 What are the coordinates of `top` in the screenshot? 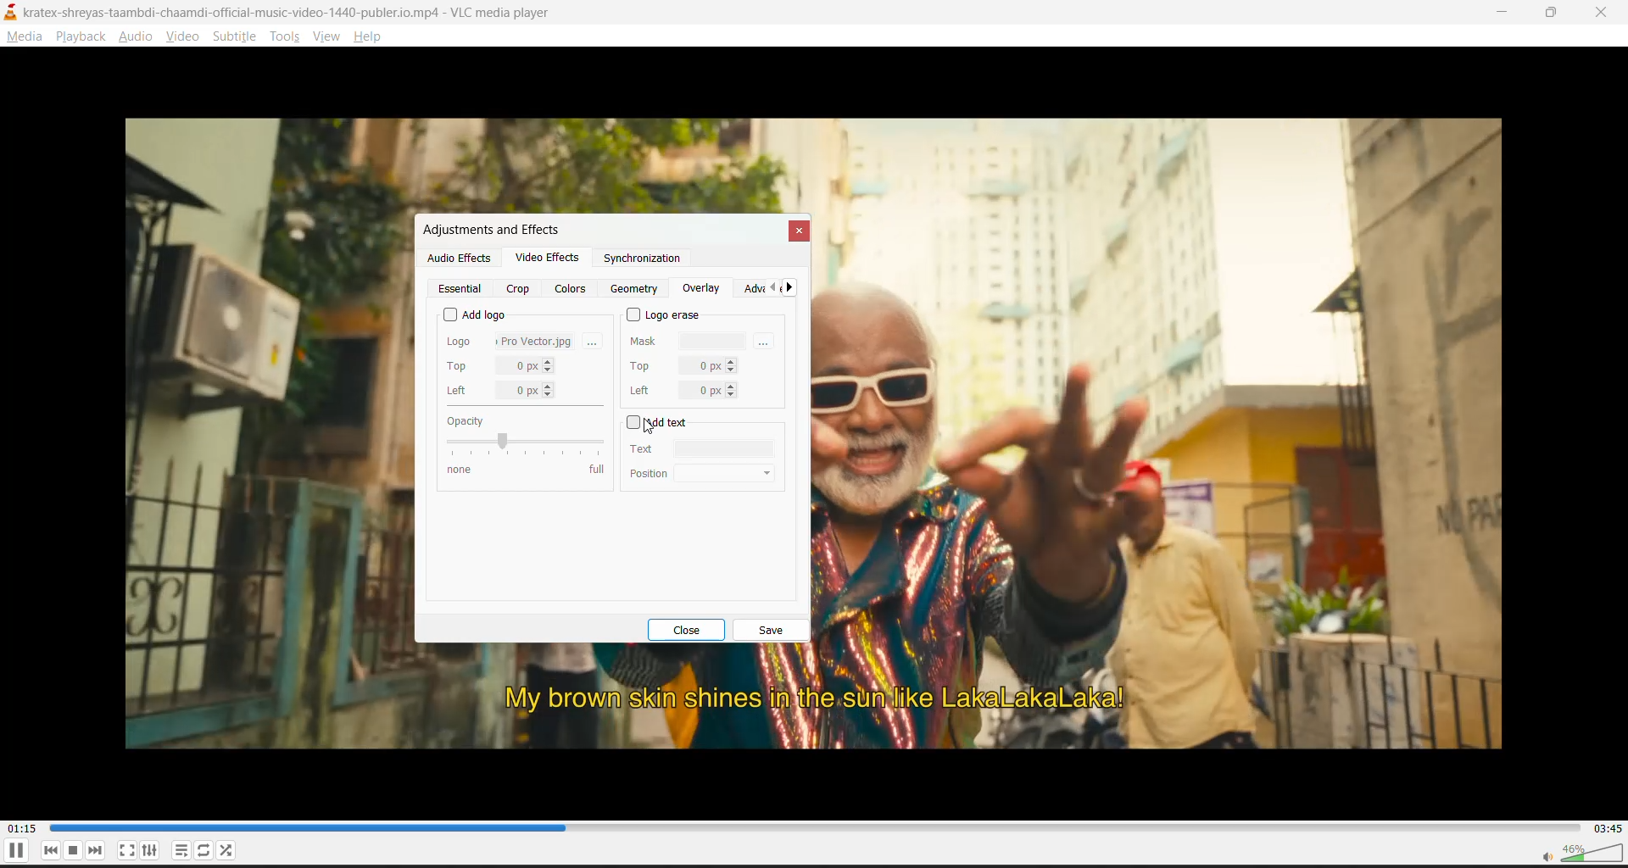 It's located at (501, 366).